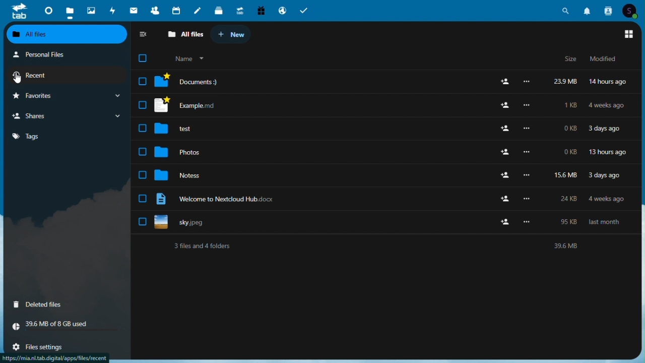  What do you see at coordinates (564, 83) in the screenshot?
I see `23.9 MB` at bounding box center [564, 83].